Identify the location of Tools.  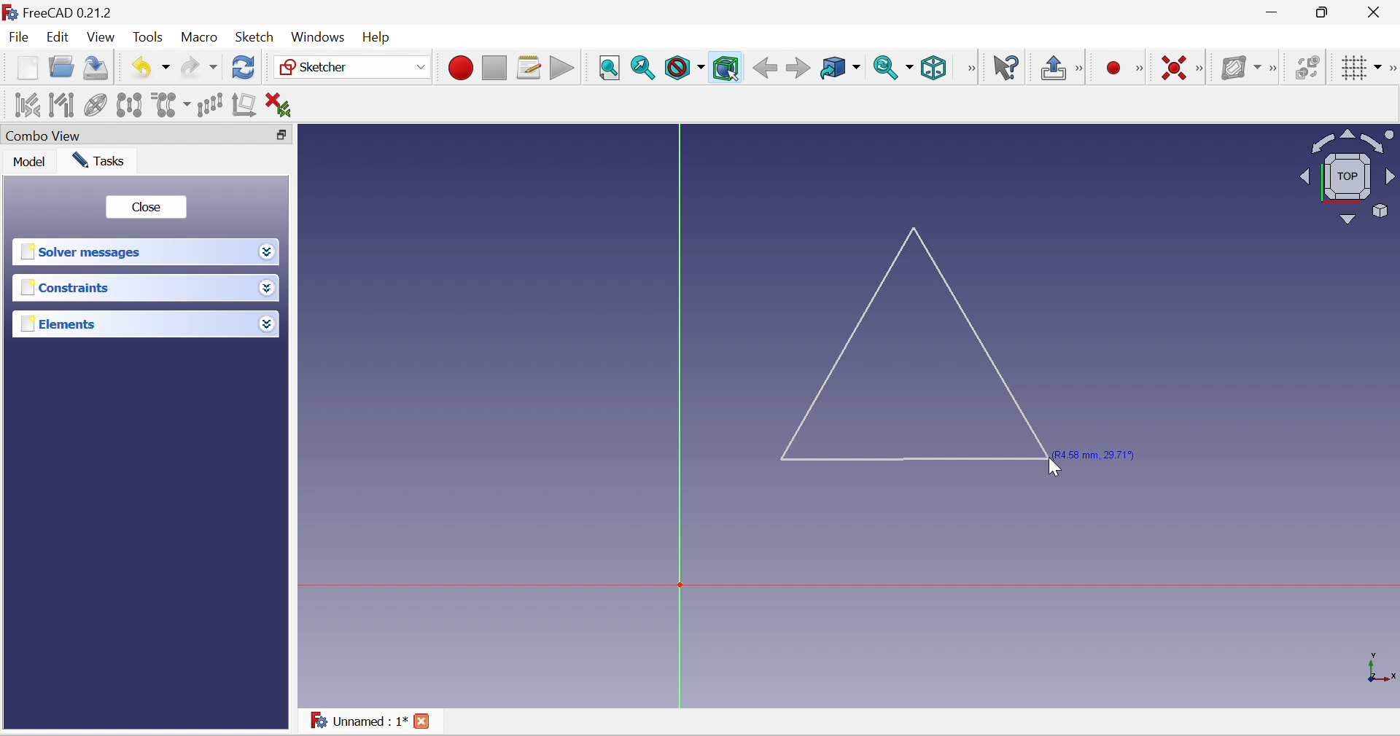
(147, 36).